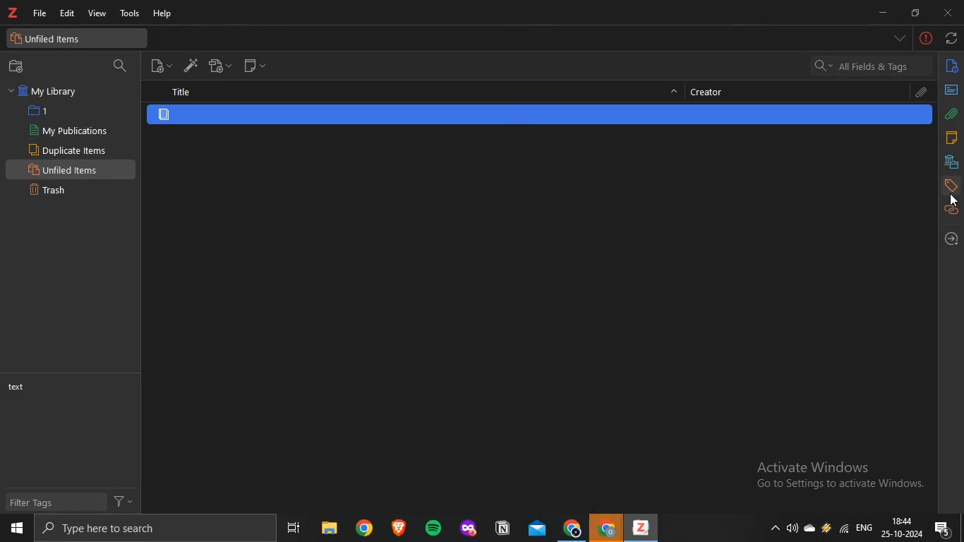 The image size is (964, 542). I want to click on app, so click(644, 528).